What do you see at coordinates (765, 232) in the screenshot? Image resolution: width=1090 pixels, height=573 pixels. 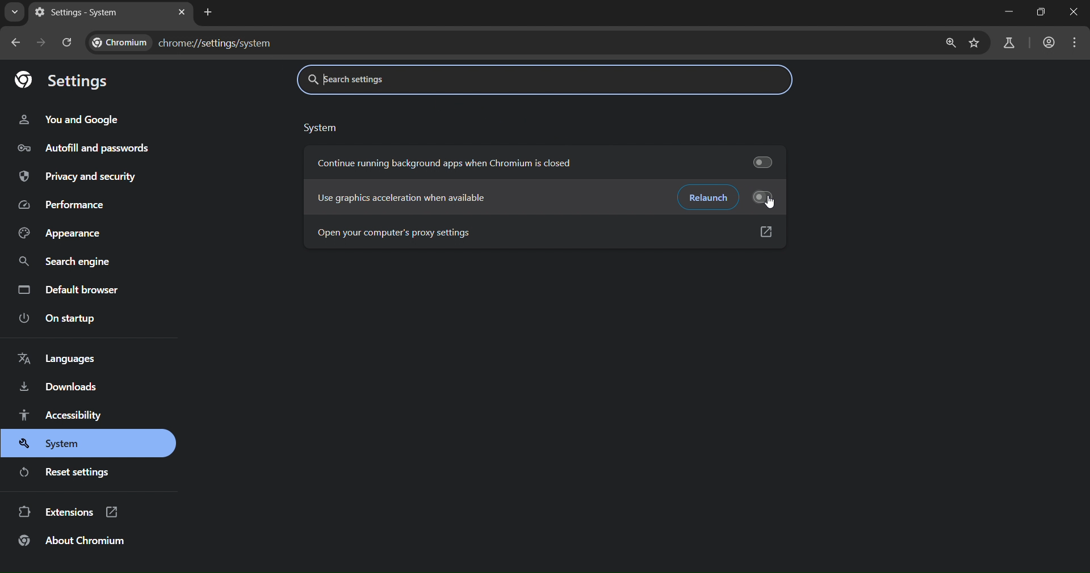 I see `Open link in new tab` at bounding box center [765, 232].